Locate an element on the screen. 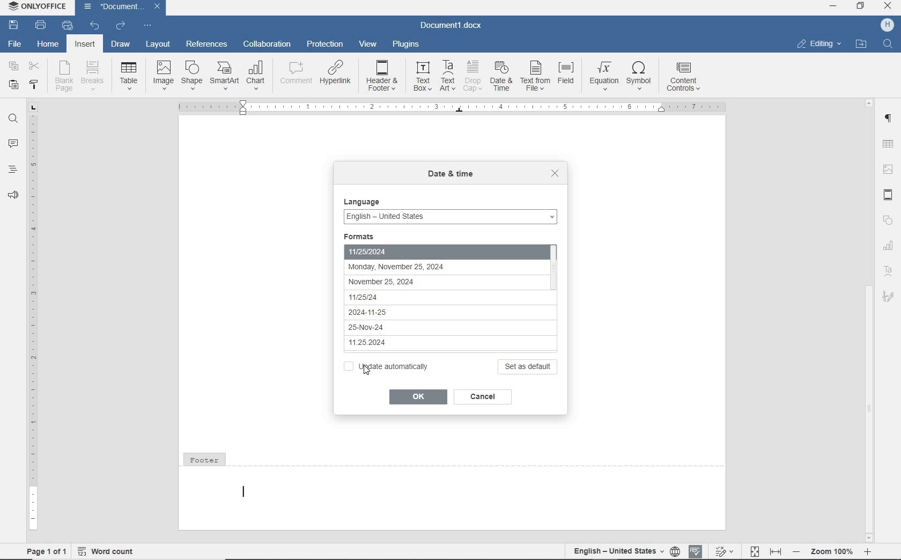  draw is located at coordinates (120, 45).